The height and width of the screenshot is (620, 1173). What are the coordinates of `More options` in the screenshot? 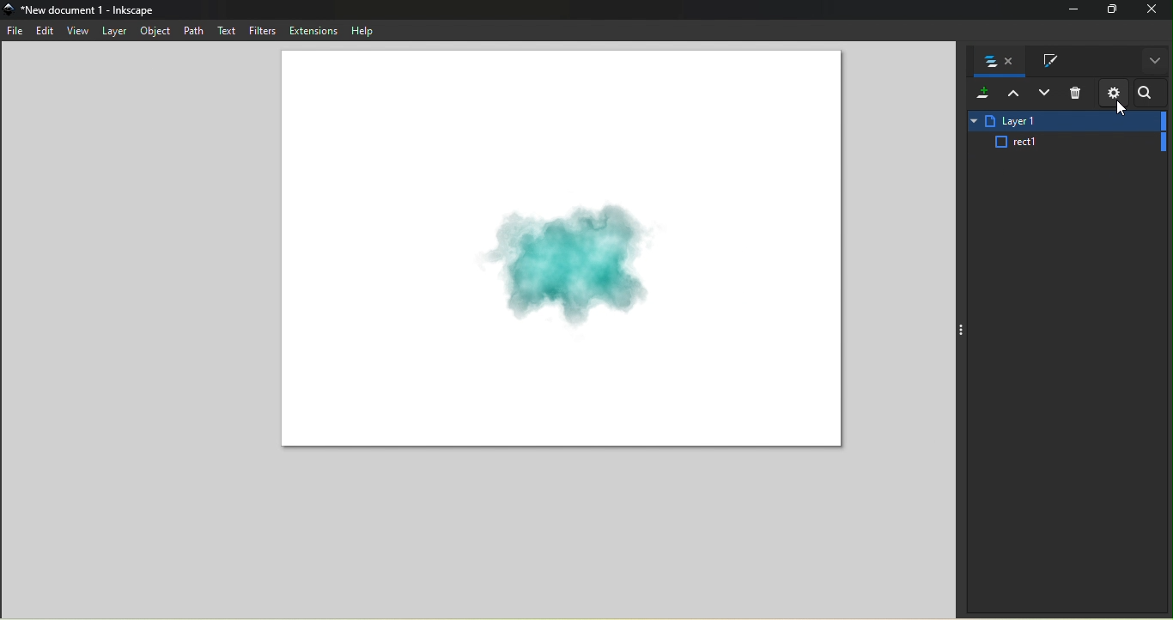 It's located at (1153, 63).